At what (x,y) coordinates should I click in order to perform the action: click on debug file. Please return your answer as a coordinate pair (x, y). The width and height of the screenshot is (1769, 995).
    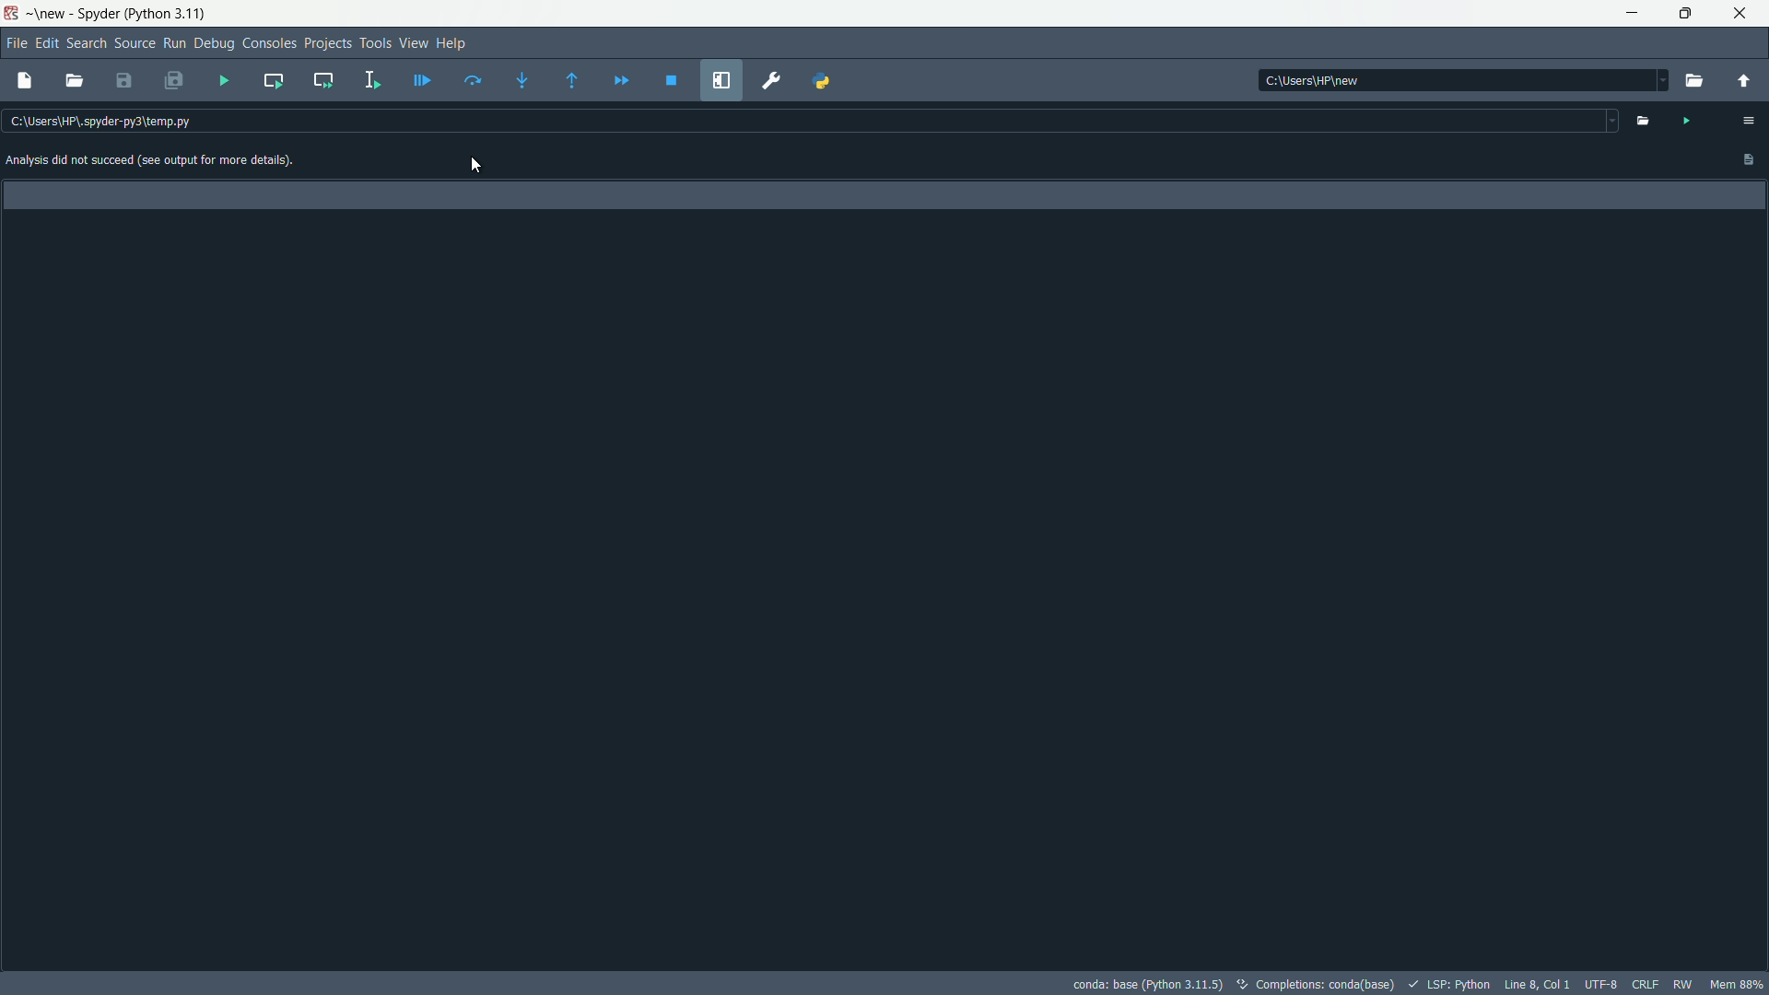
    Looking at the image, I should click on (425, 79).